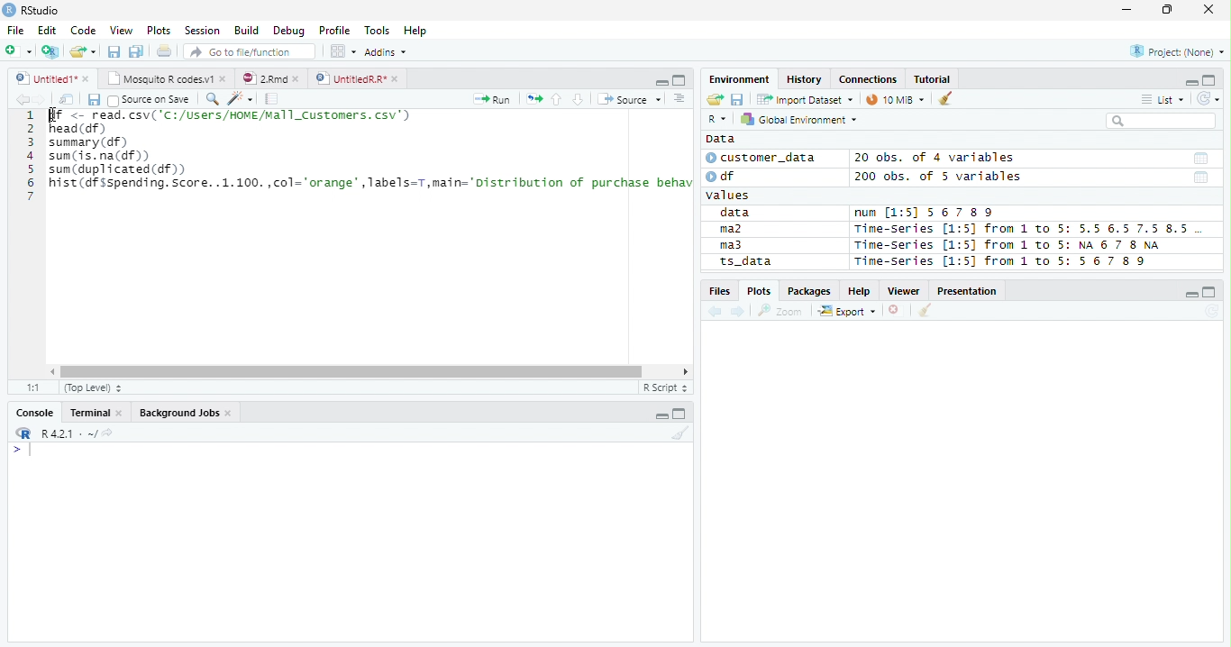 This screenshot has width=1231, height=647. Describe the element at coordinates (68, 433) in the screenshot. I see `R 4.2.1 ~/` at that location.